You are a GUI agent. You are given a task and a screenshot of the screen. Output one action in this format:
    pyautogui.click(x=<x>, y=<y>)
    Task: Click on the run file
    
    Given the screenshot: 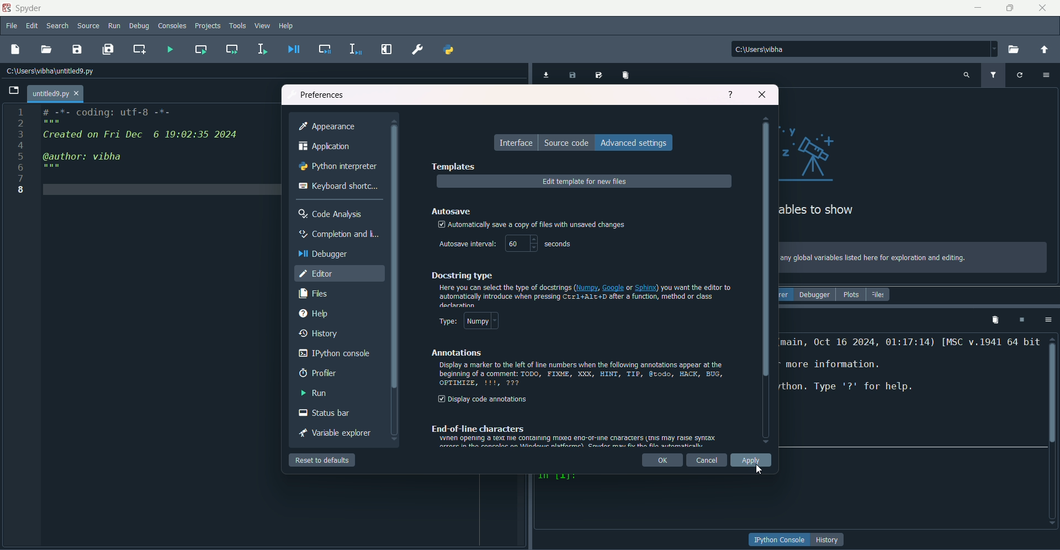 What is the action you would take?
    pyautogui.click(x=168, y=49)
    